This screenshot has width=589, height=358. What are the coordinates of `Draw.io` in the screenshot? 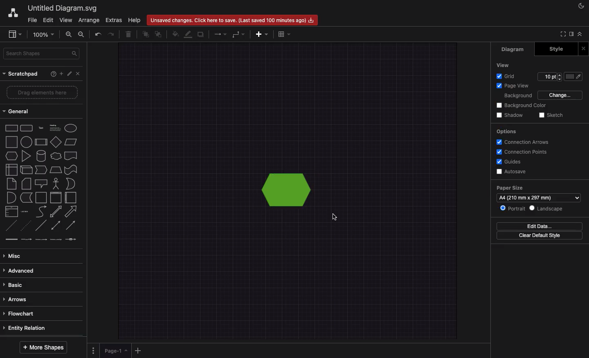 It's located at (13, 14).